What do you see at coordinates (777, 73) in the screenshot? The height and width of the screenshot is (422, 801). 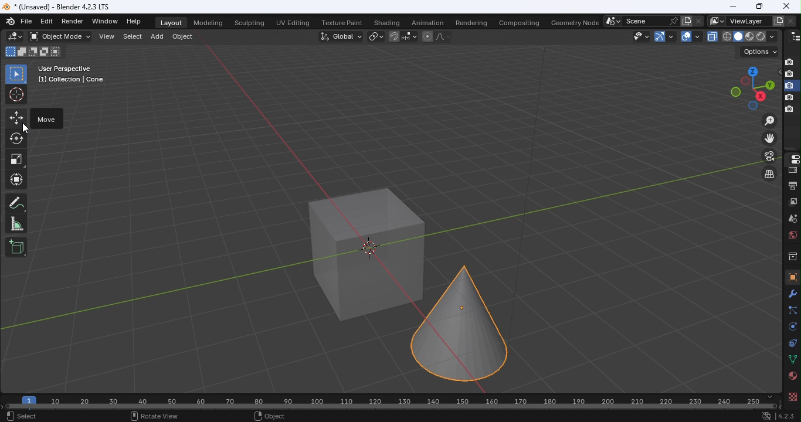 I see `Hide in viewpoint` at bounding box center [777, 73].